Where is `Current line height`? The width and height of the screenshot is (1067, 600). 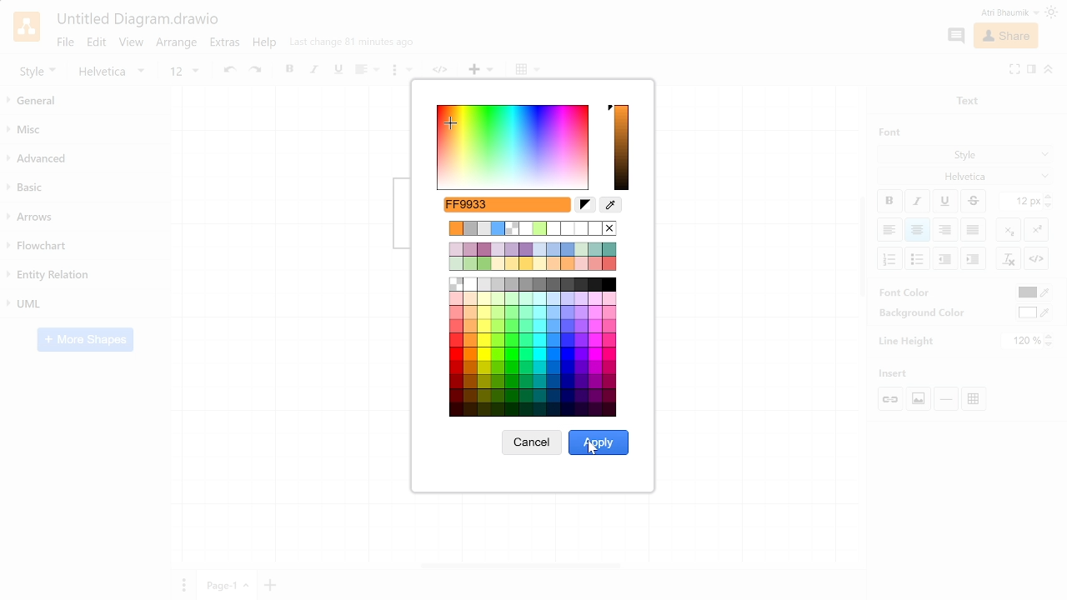
Current line height is located at coordinates (1023, 341).